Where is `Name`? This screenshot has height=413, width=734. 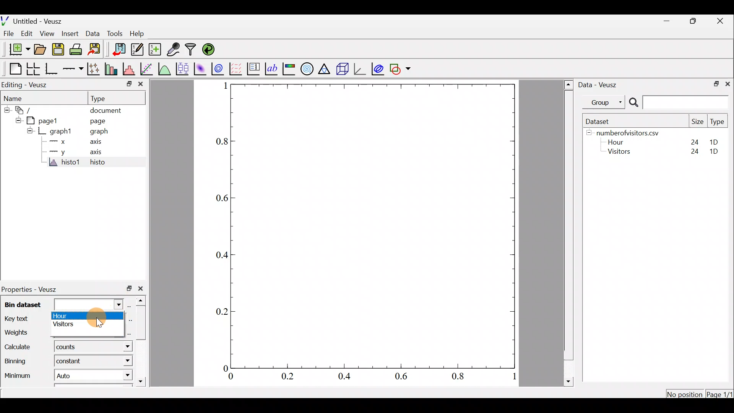
Name is located at coordinates (15, 97).